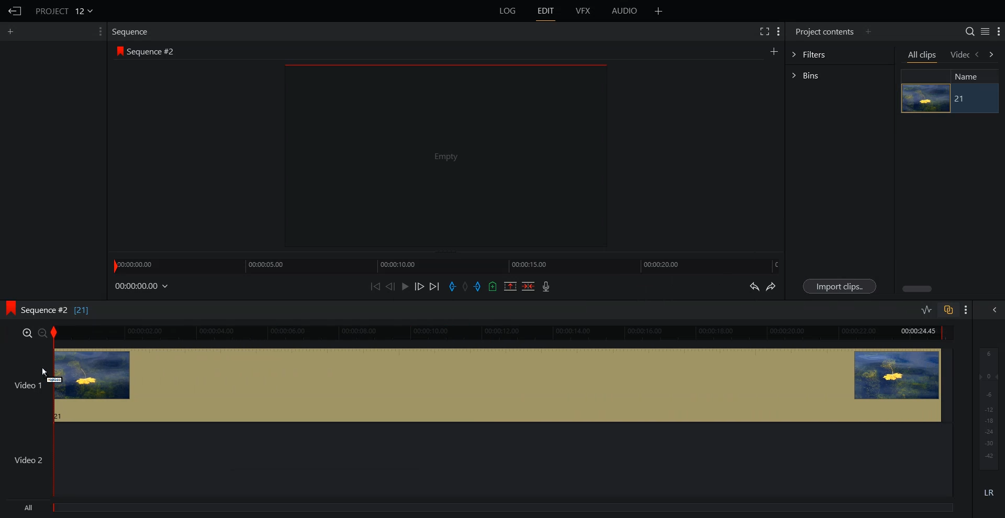 The height and width of the screenshot is (518, 1005). I want to click on Sequence, so click(132, 31).